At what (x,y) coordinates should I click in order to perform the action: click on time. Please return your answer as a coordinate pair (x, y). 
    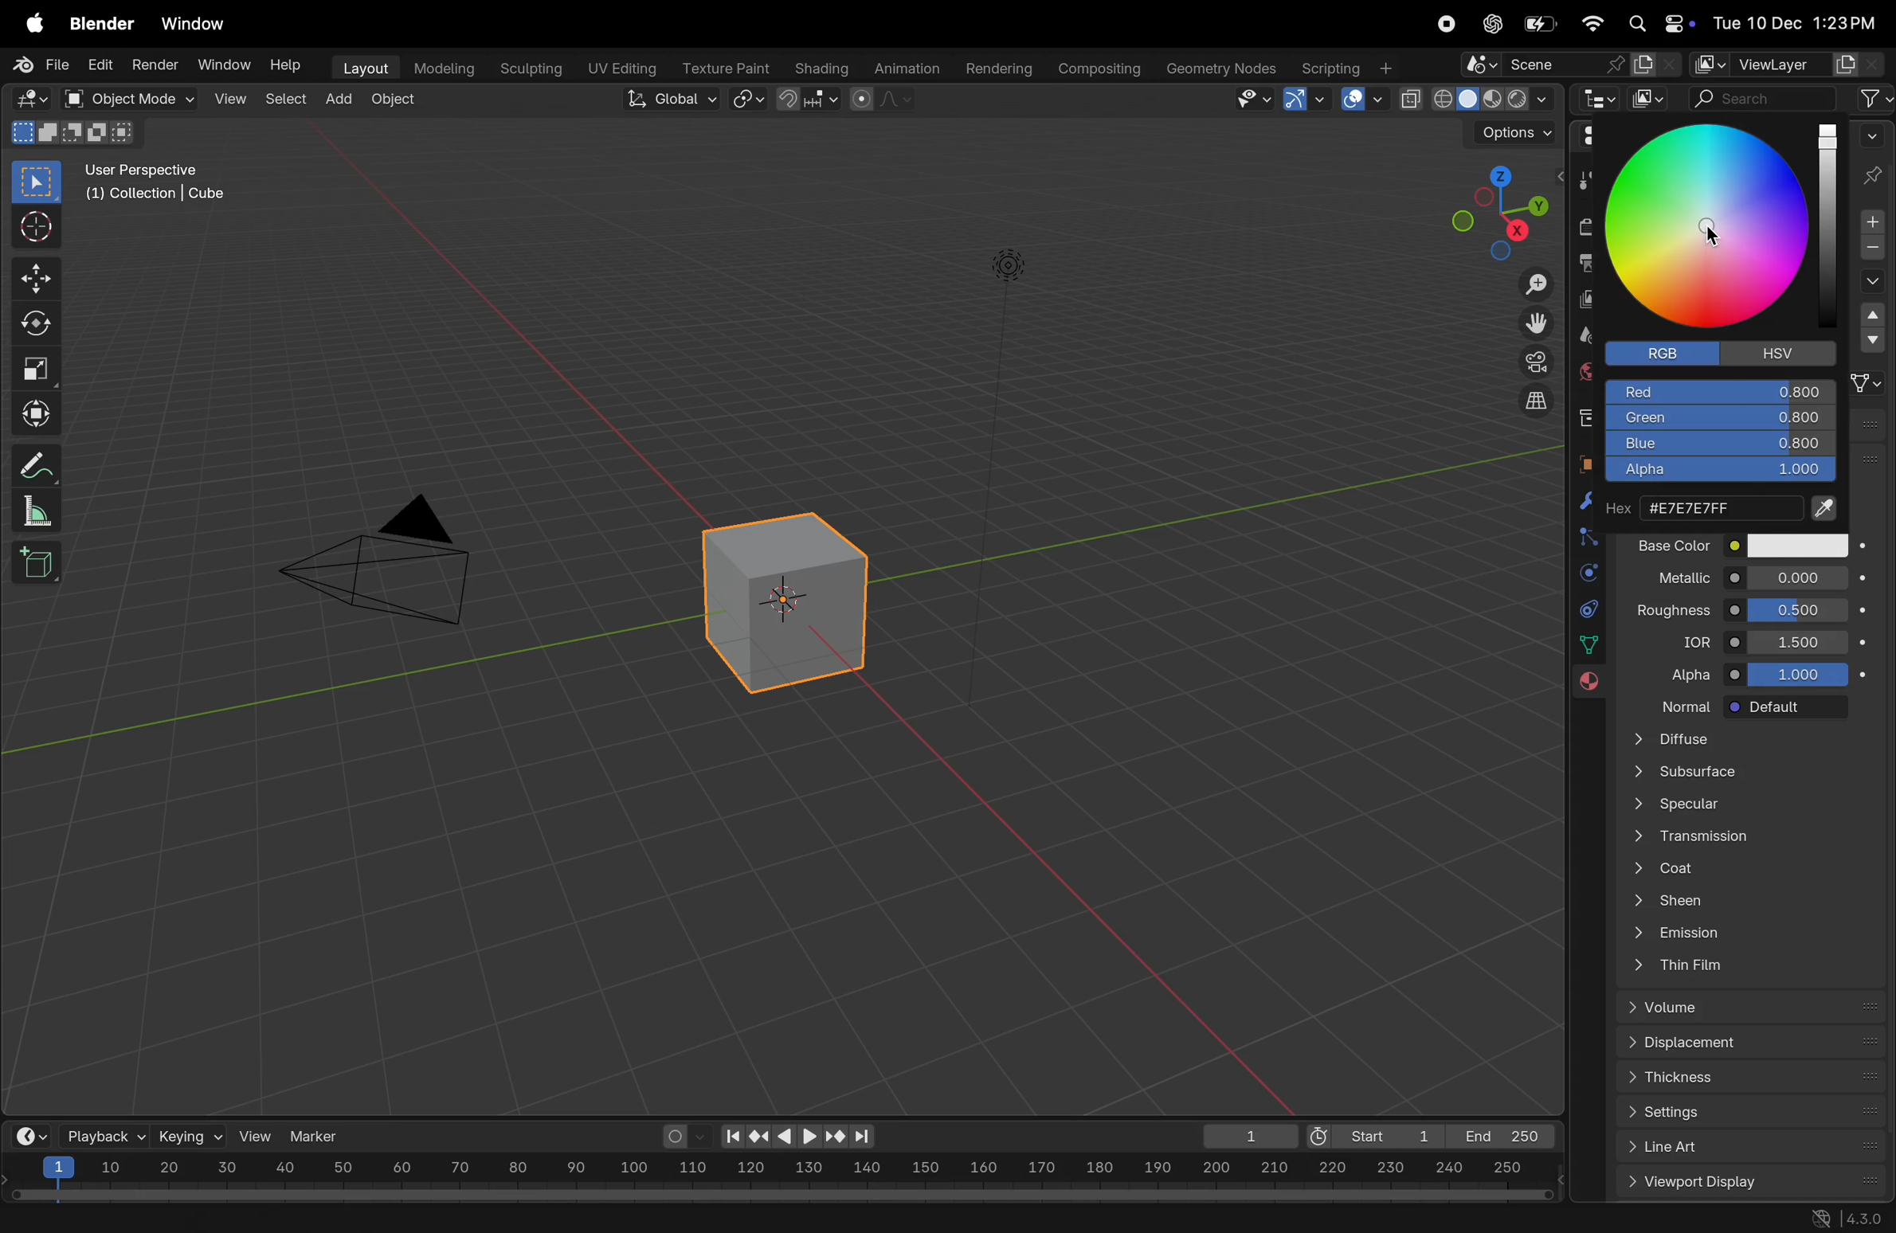
    Looking at the image, I should click on (28, 1135).